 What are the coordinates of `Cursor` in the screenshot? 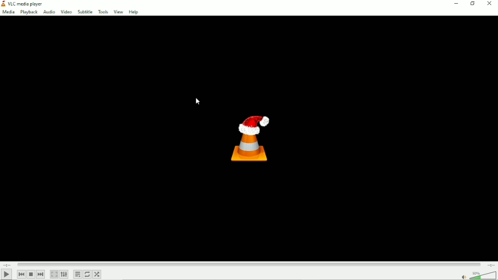 It's located at (198, 102).